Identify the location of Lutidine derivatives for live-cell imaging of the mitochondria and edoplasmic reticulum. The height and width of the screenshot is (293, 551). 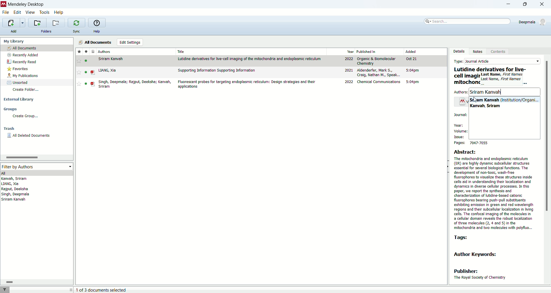
(250, 59).